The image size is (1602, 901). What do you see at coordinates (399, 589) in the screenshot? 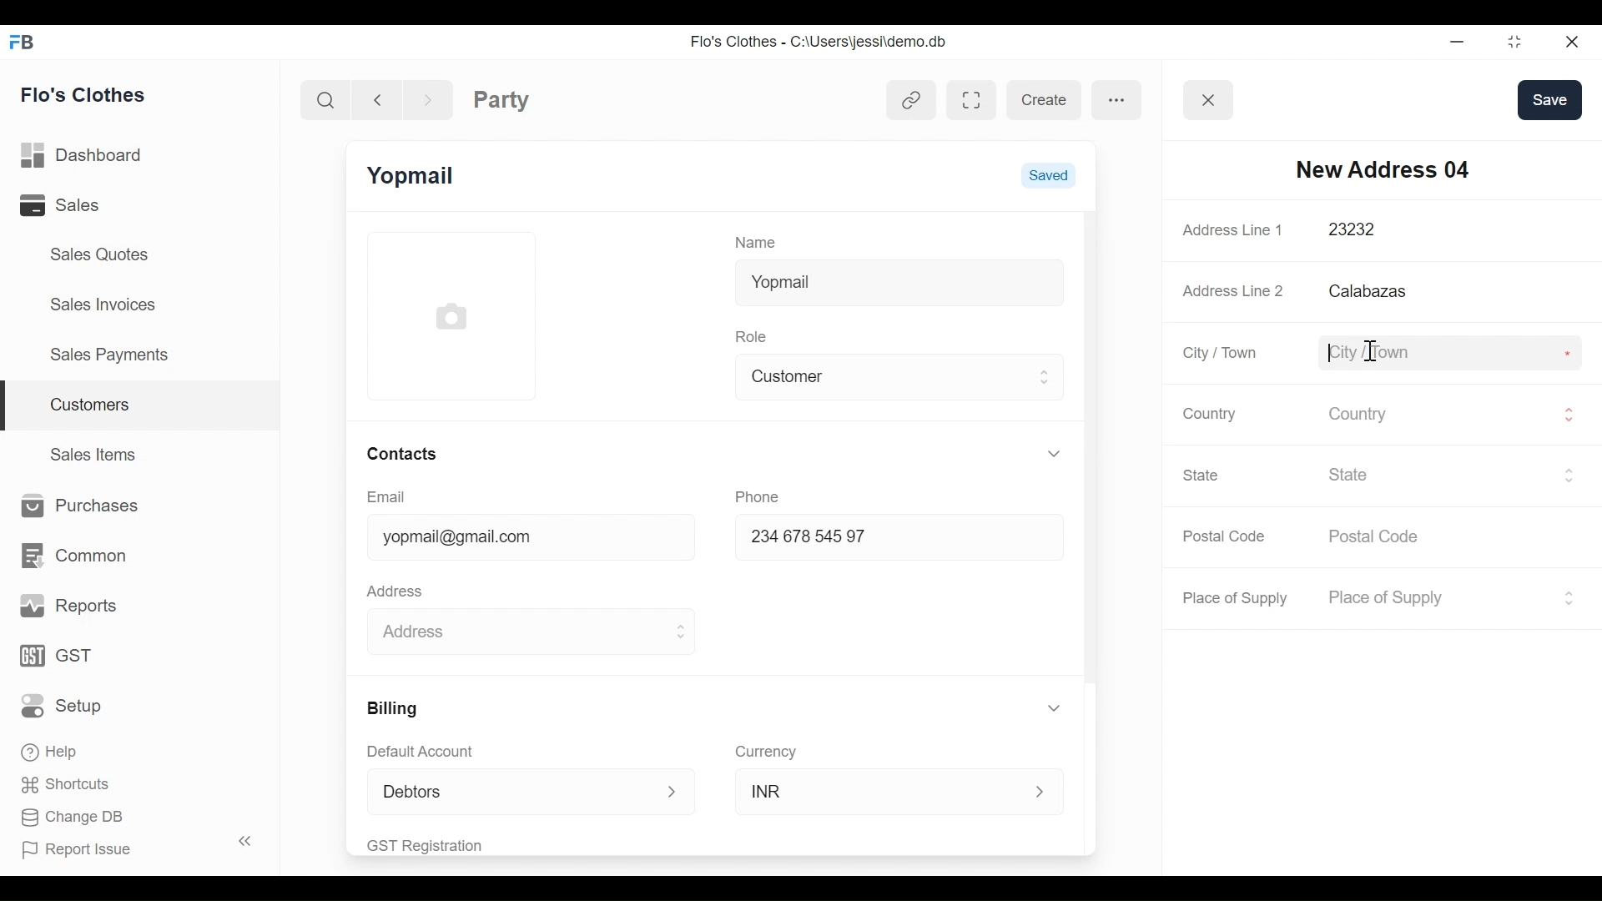
I see `Address` at bounding box center [399, 589].